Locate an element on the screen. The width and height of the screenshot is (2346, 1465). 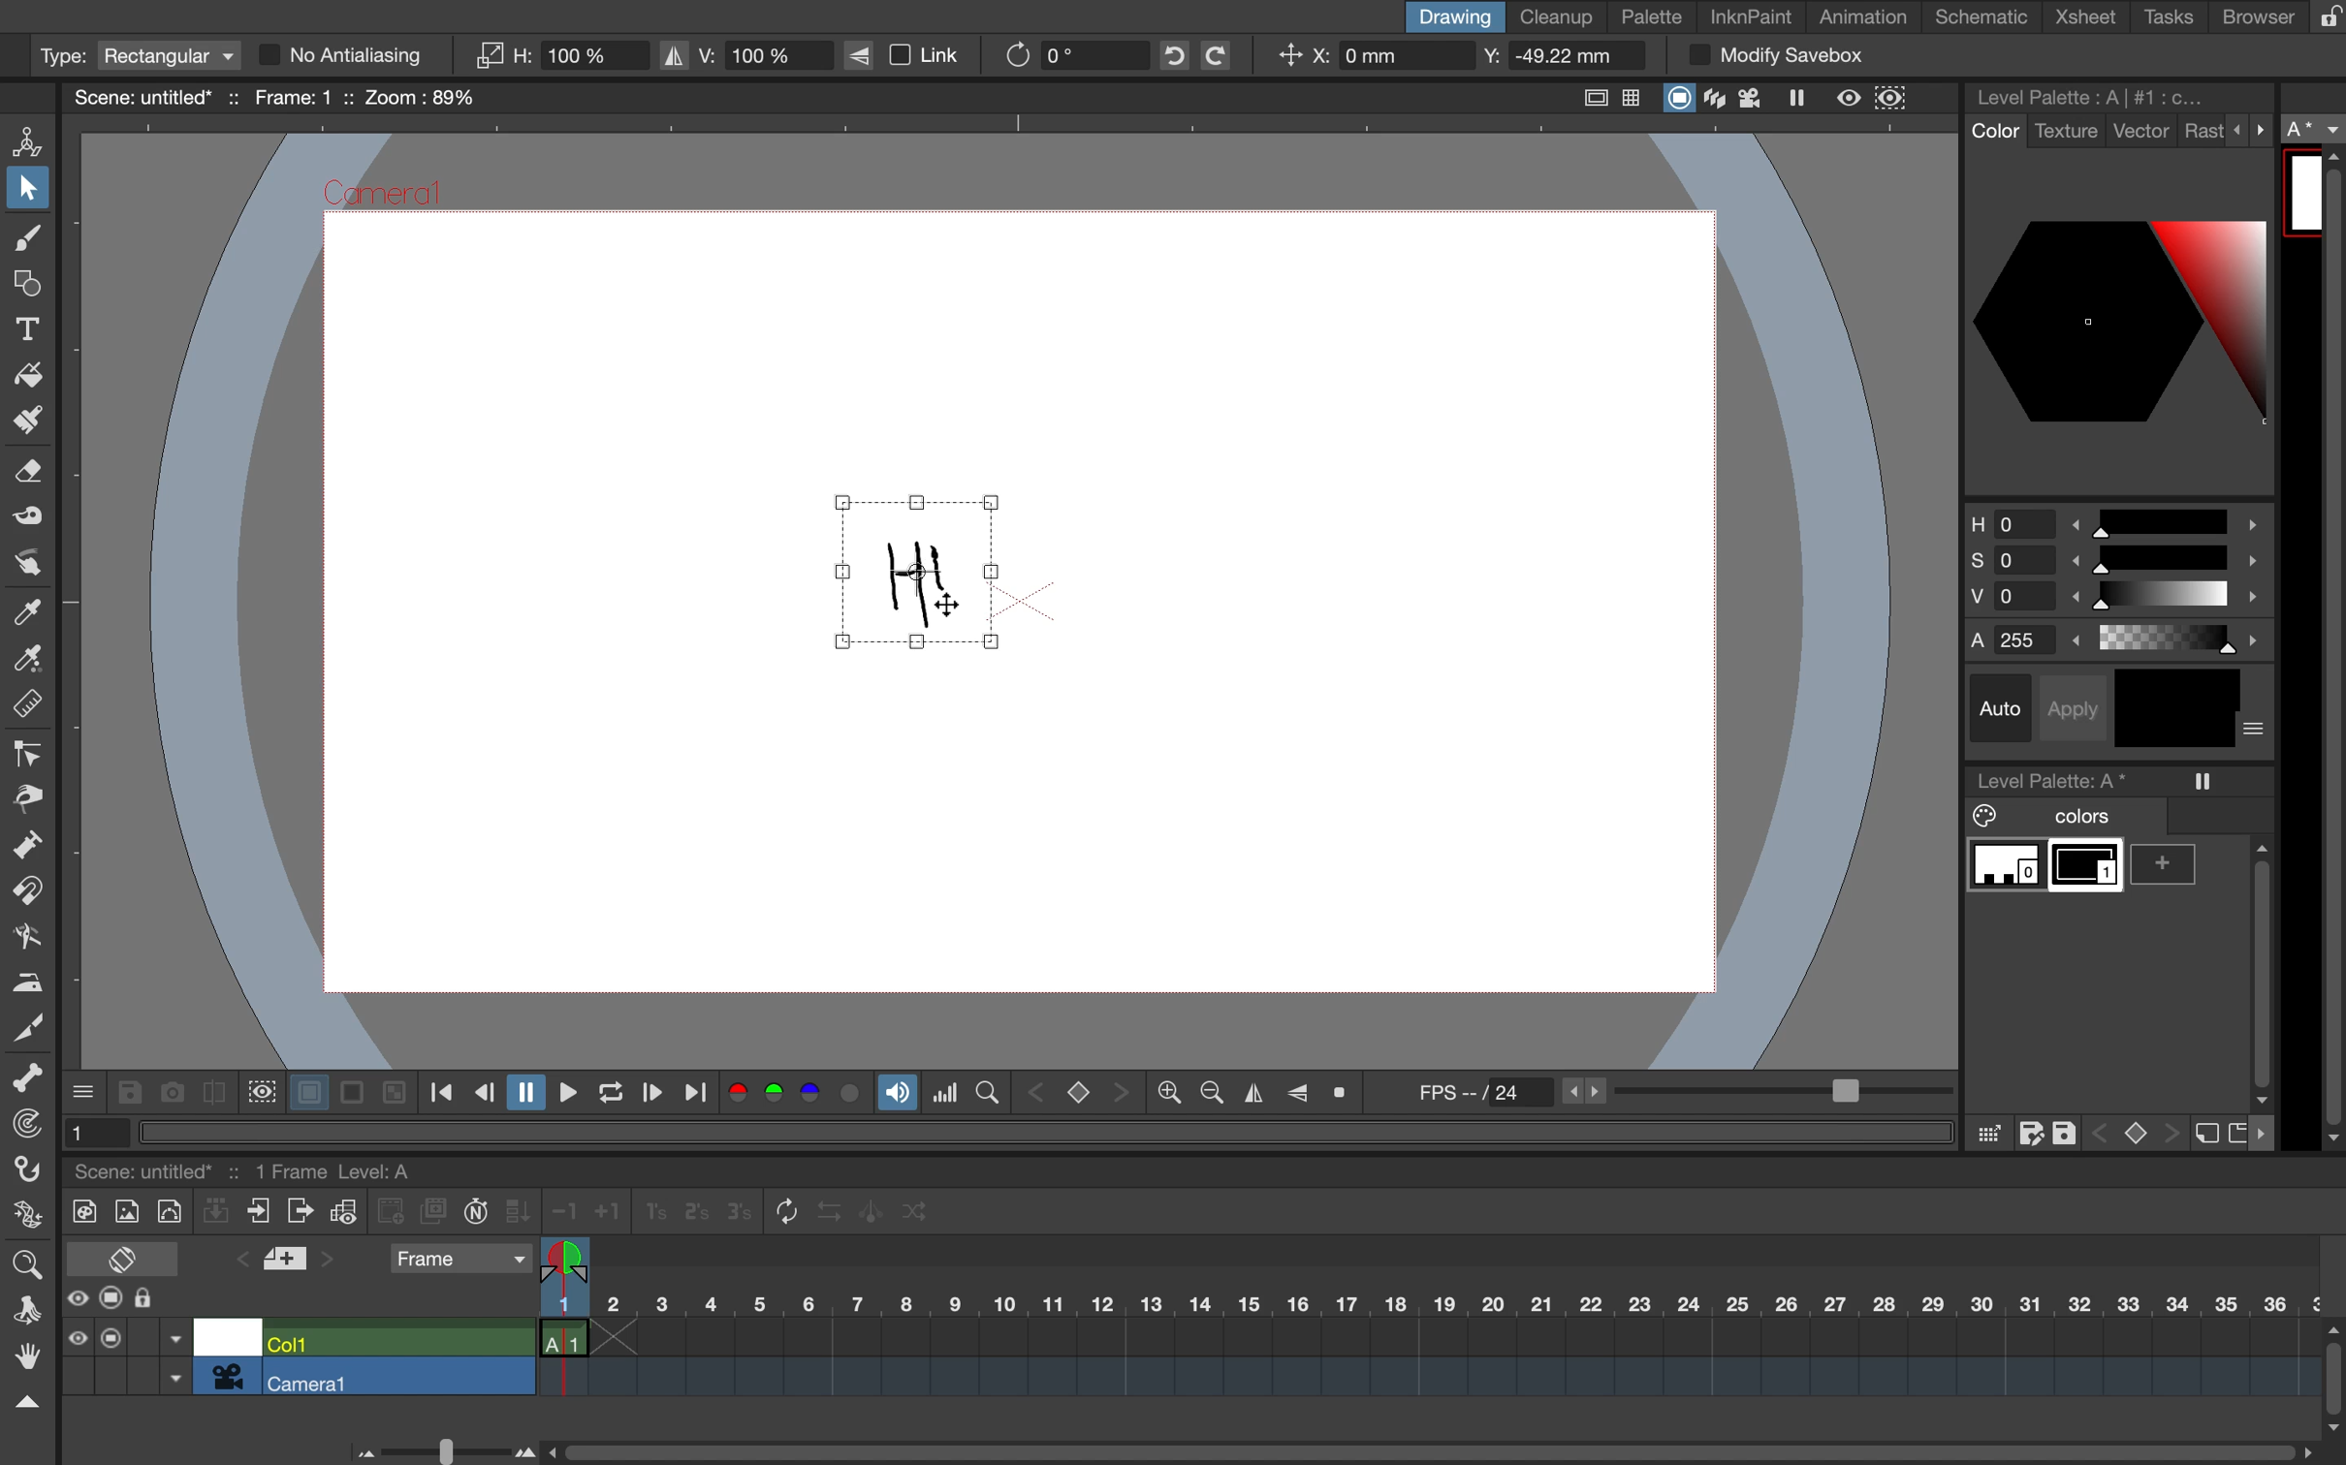
camera stand visibility toggle all is located at coordinates (111, 1337).